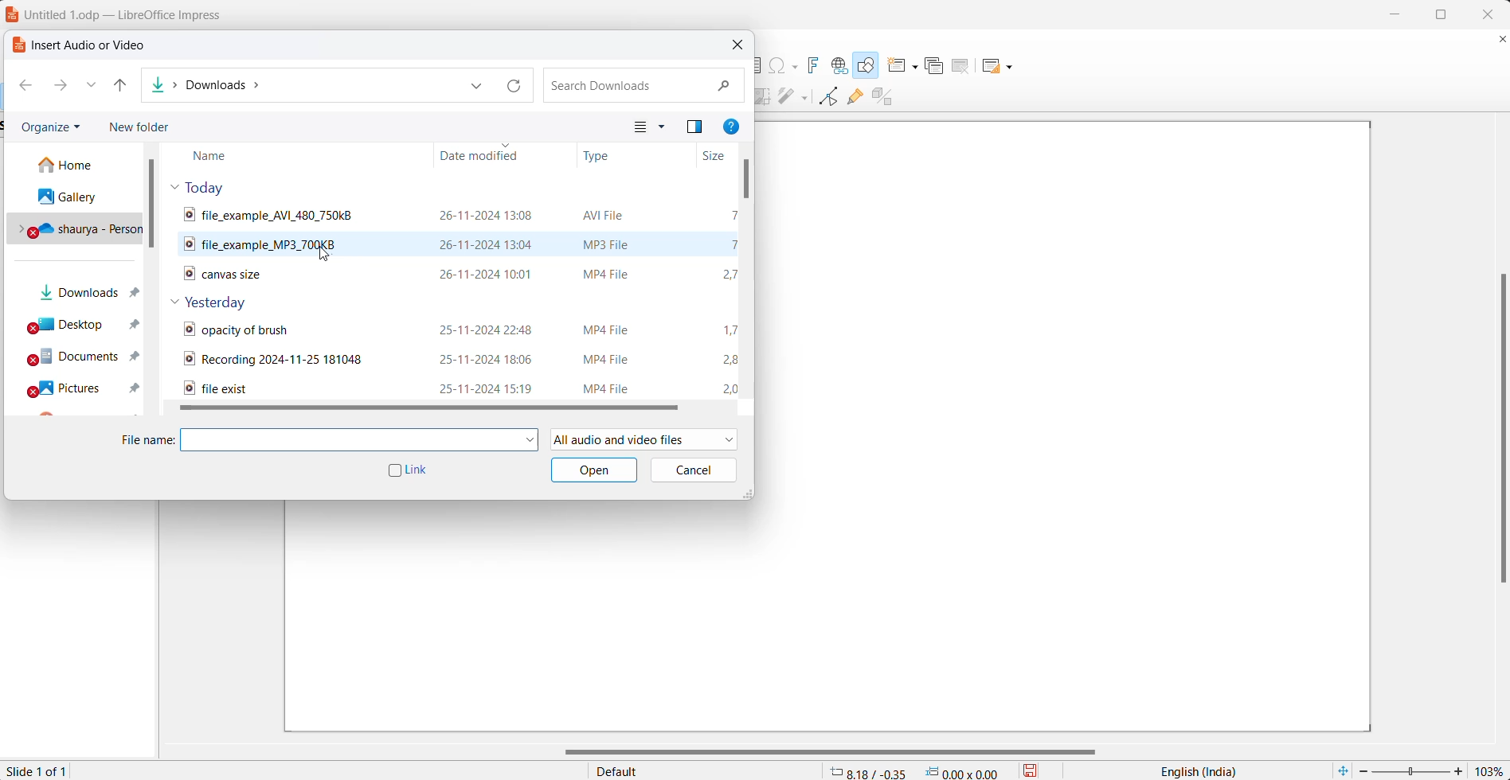 This screenshot has height=780, width=1510. What do you see at coordinates (608, 215) in the screenshot?
I see `video file format` at bounding box center [608, 215].